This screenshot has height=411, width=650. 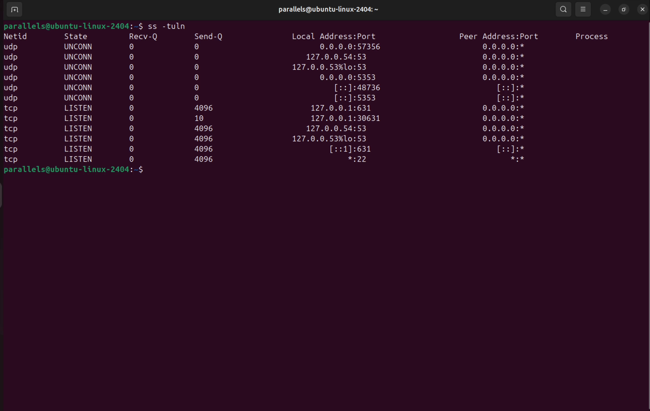 I want to click on tcp, so click(x=10, y=109).